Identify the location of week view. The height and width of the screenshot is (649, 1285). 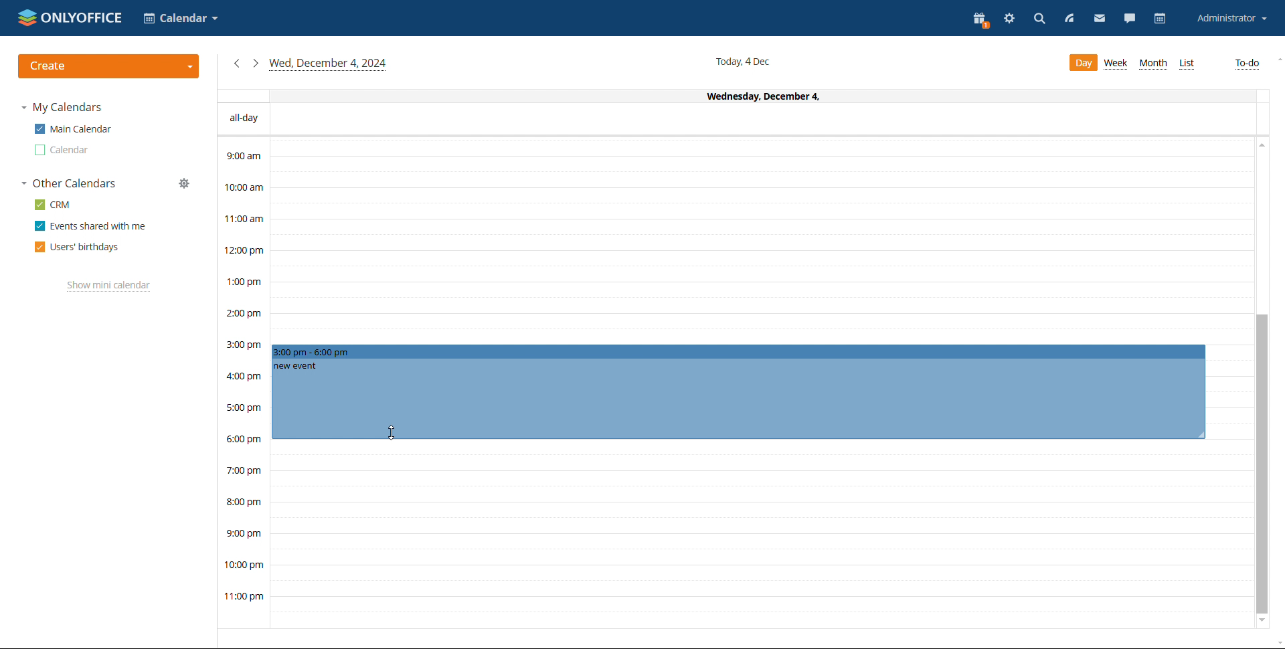
(1117, 64).